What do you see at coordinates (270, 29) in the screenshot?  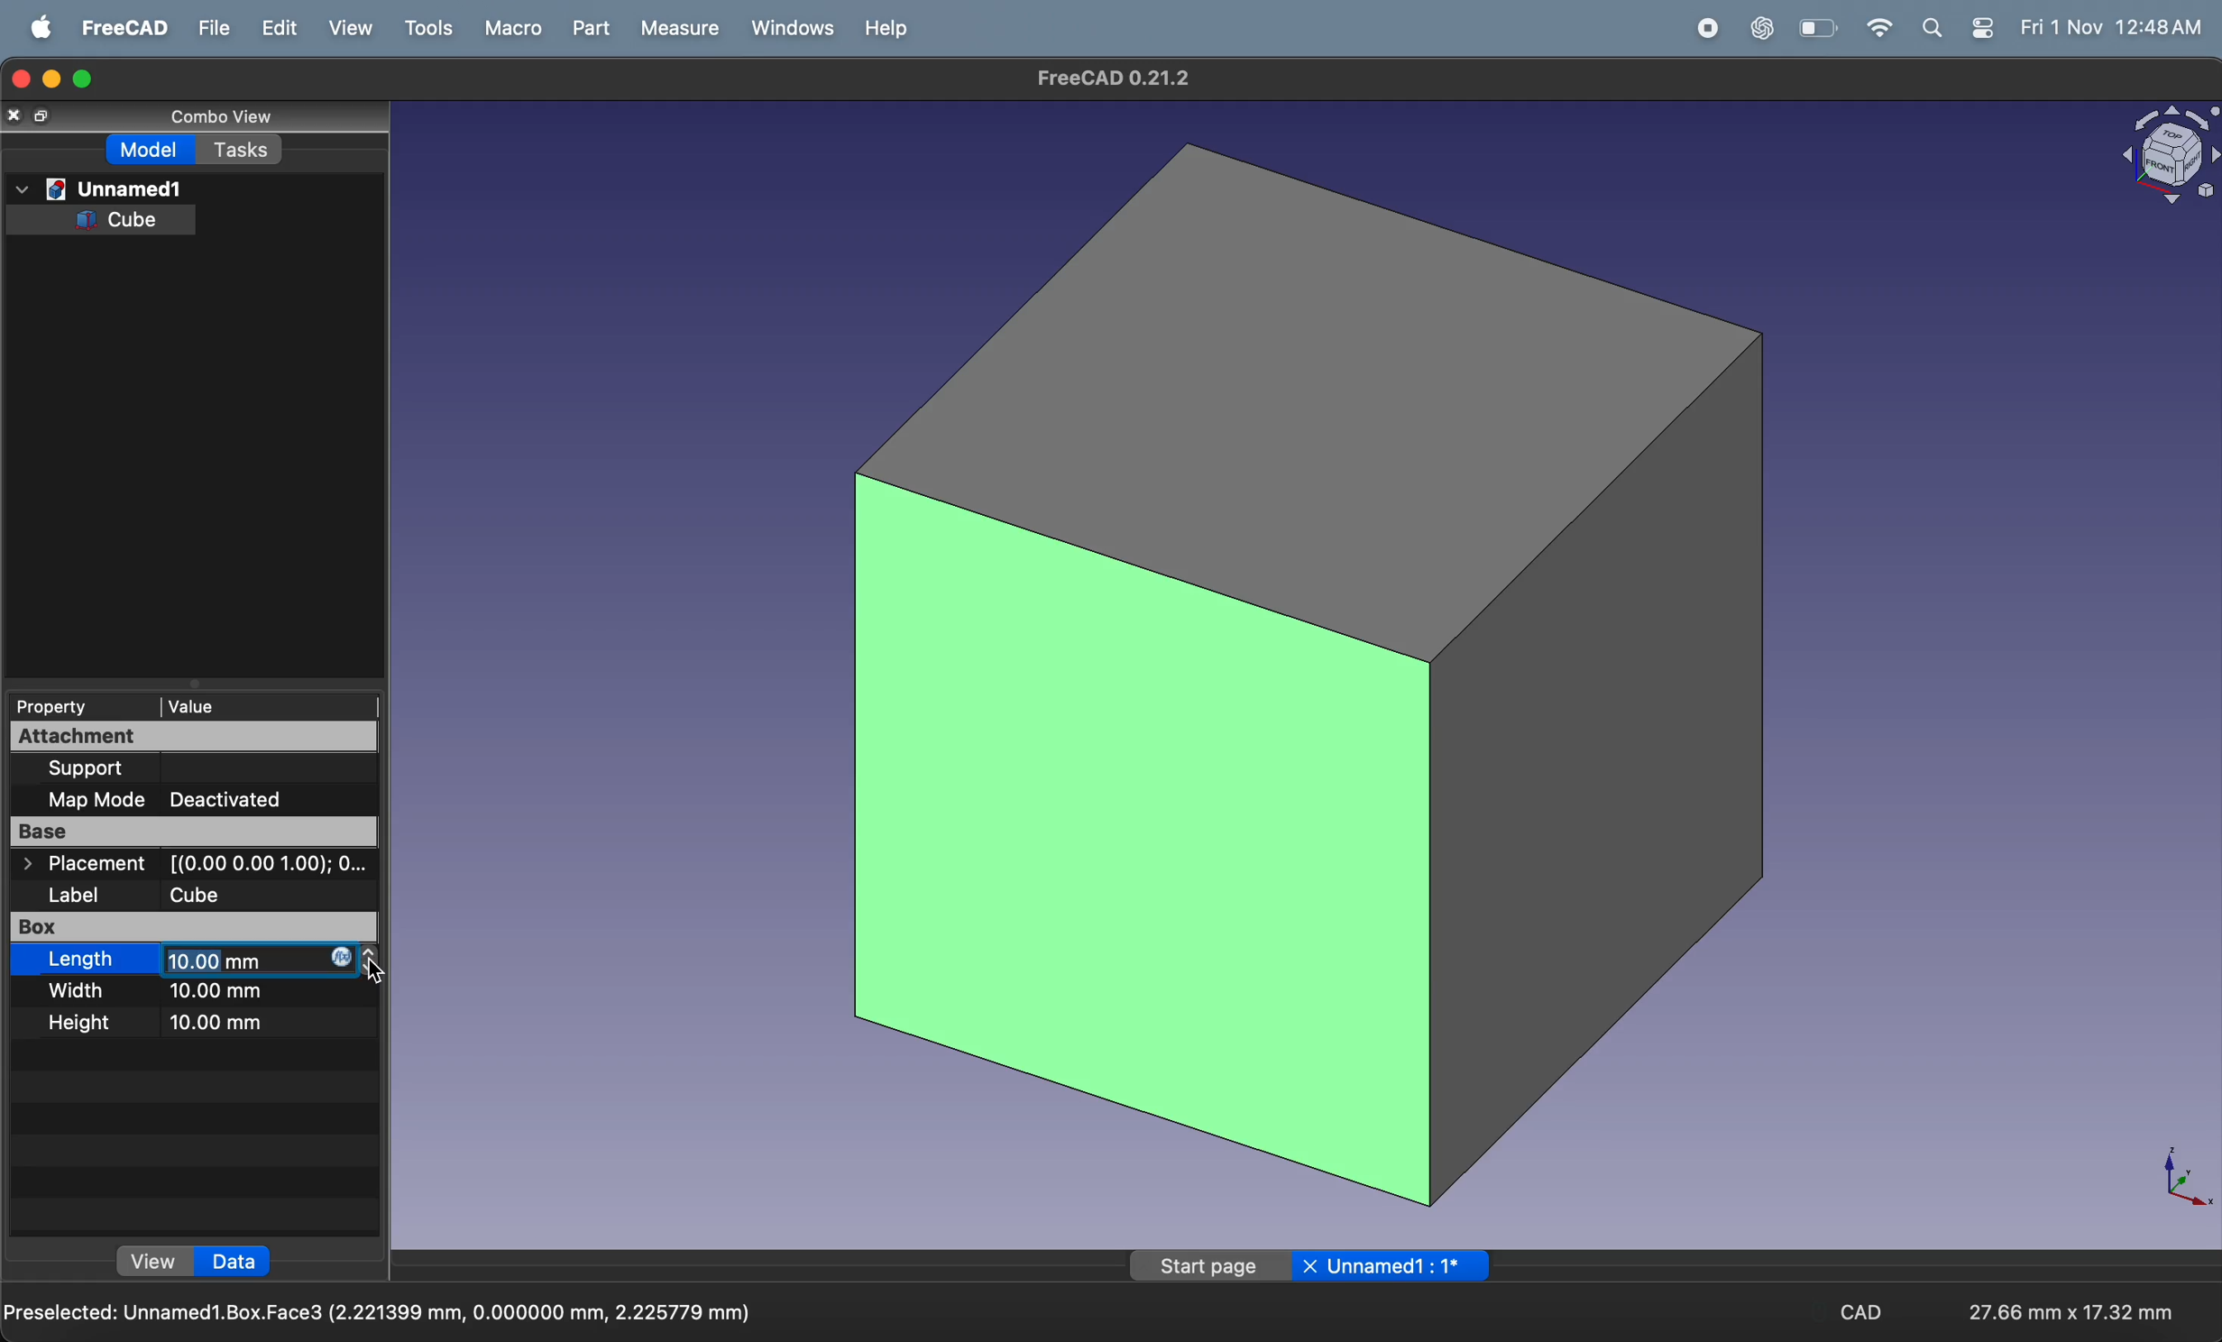 I see `edit` at bounding box center [270, 29].